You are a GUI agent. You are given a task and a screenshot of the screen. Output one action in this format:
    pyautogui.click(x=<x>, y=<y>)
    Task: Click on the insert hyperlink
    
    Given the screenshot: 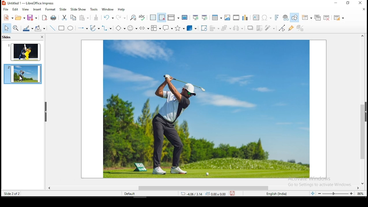 What is the action you would take?
    pyautogui.click(x=285, y=18)
    